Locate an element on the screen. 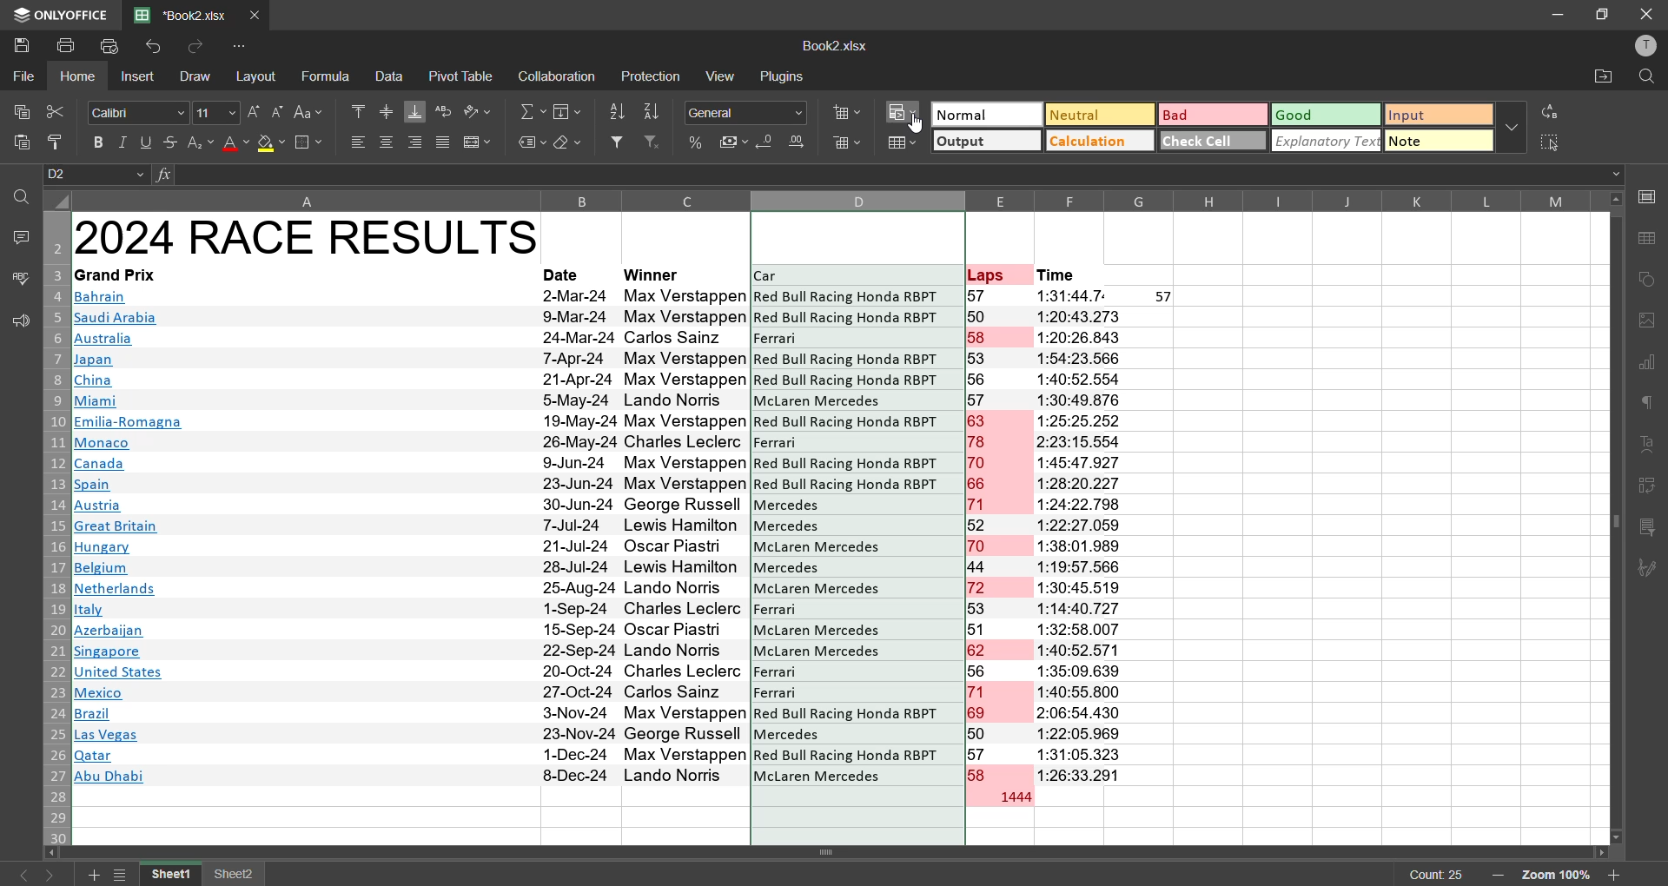 The width and height of the screenshot is (1668, 886). Racer’s name is located at coordinates (686, 537).